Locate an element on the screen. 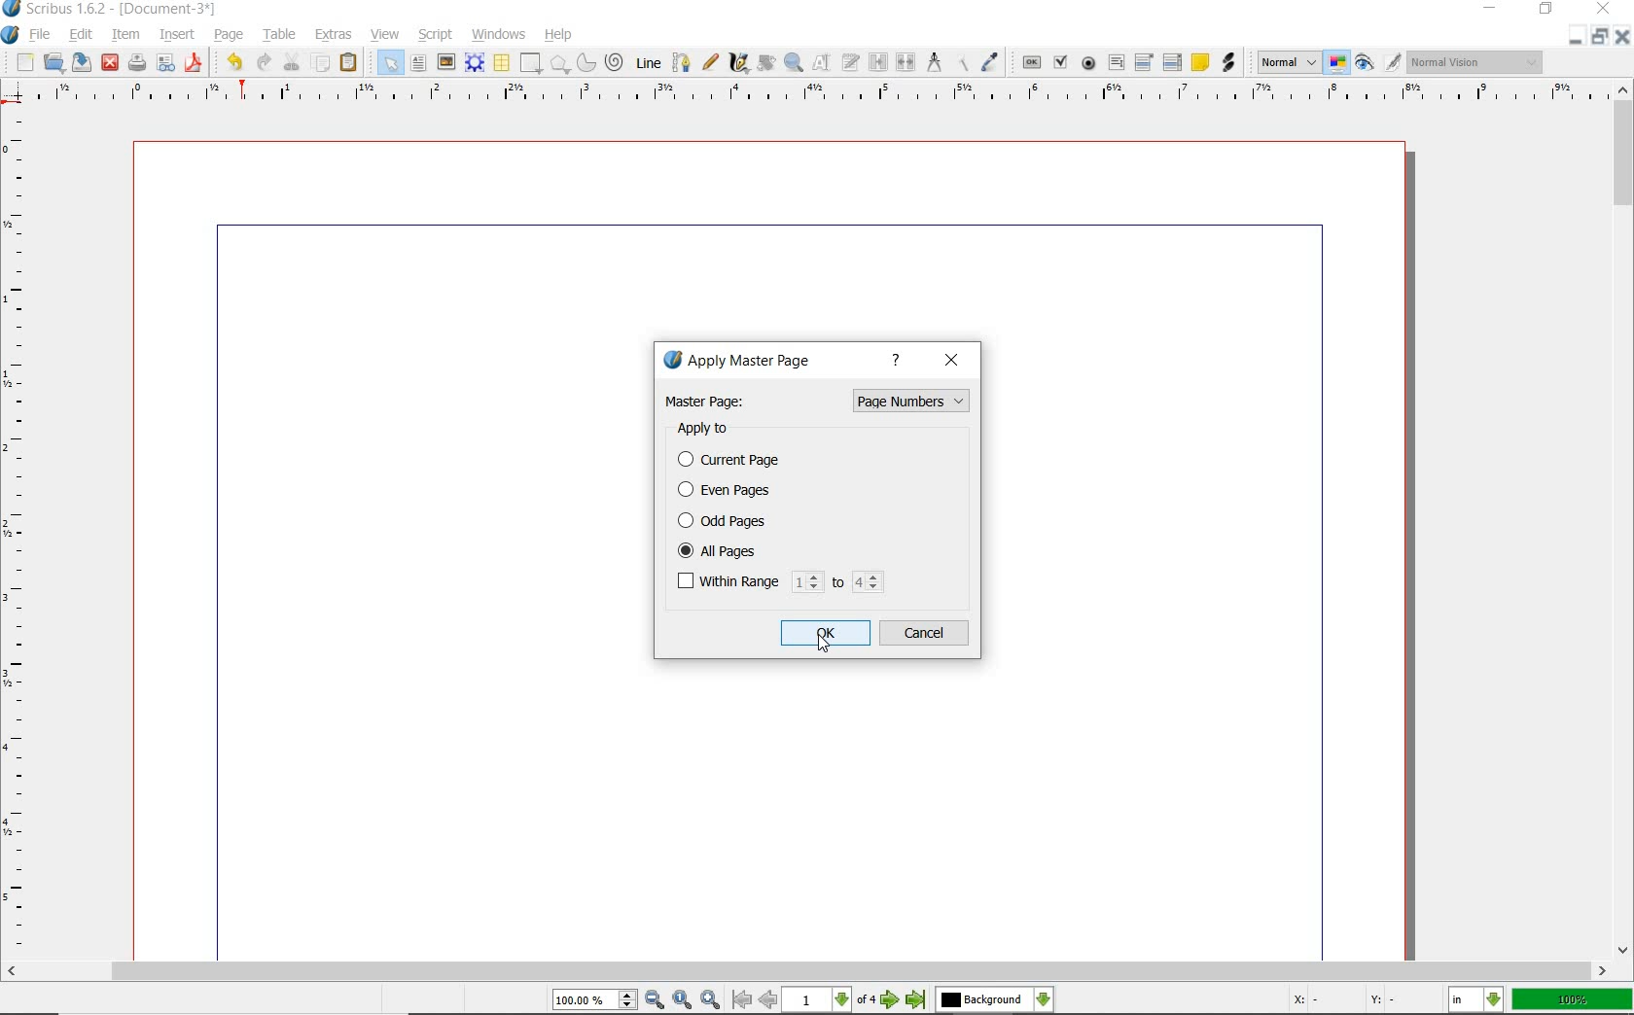 Image resolution: width=1634 pixels, height=1015 pixels. select the current unit: in is located at coordinates (1475, 999).